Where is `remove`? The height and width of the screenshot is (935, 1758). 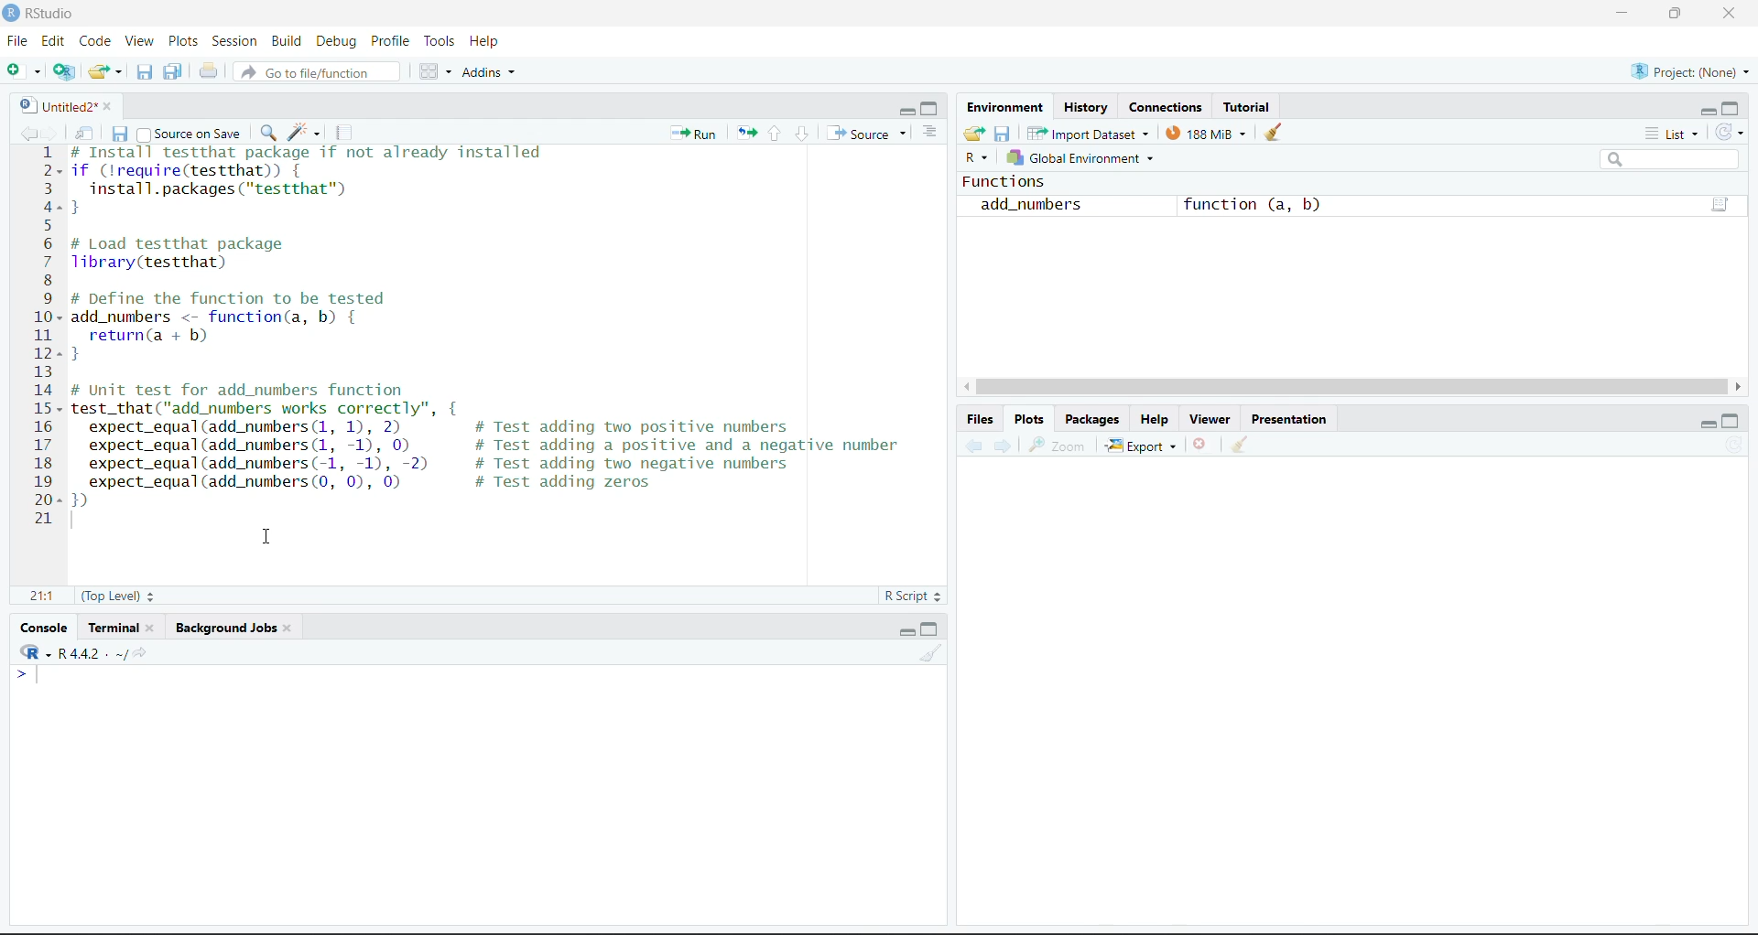 remove is located at coordinates (1199, 443).